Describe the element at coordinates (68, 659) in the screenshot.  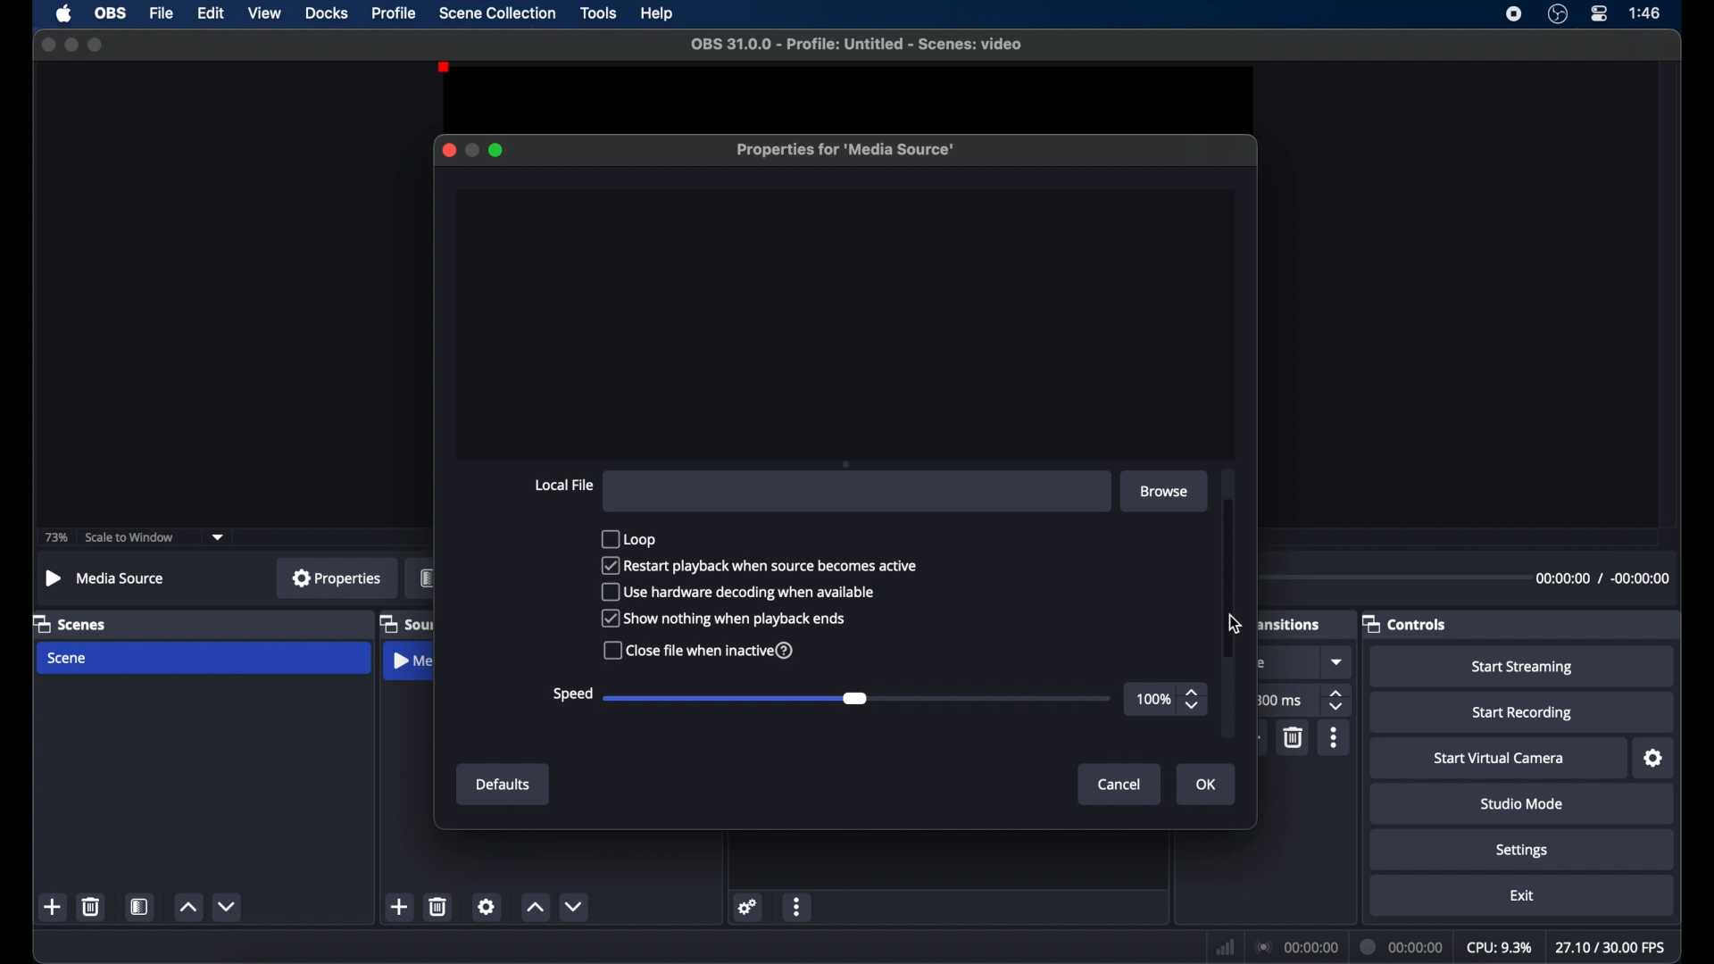
I see `scene` at that location.